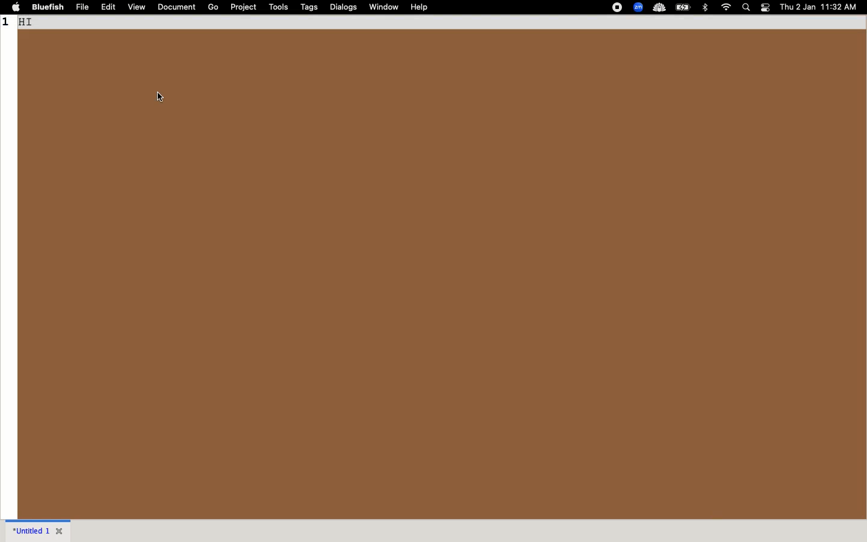  What do you see at coordinates (61, 529) in the screenshot?
I see `Close` at bounding box center [61, 529].